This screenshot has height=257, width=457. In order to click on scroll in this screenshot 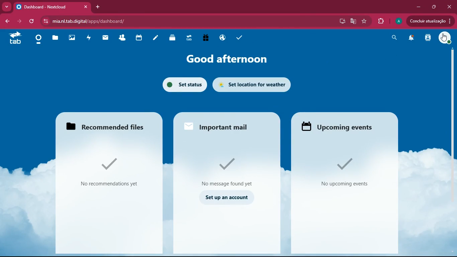, I will do `click(452, 110)`.